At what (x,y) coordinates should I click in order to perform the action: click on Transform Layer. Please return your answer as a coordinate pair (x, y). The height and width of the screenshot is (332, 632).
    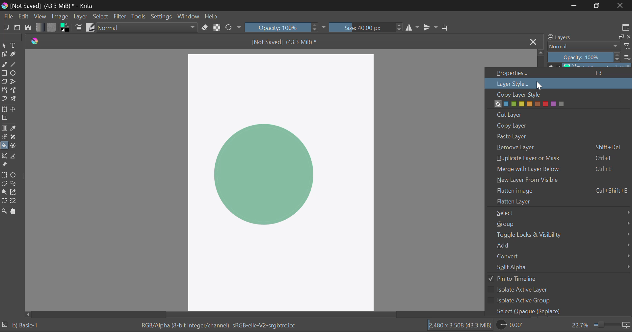
    Looking at the image, I should click on (4, 109).